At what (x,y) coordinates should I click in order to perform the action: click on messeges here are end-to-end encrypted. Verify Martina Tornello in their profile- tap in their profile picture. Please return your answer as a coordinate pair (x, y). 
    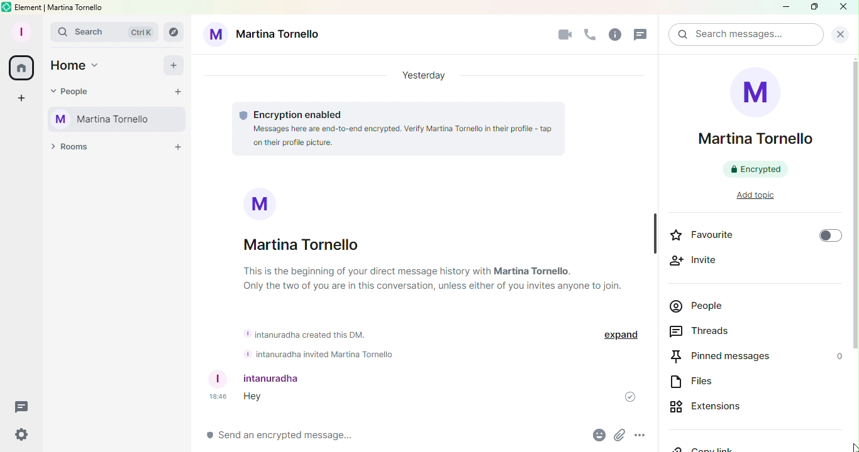
    Looking at the image, I should click on (396, 136).